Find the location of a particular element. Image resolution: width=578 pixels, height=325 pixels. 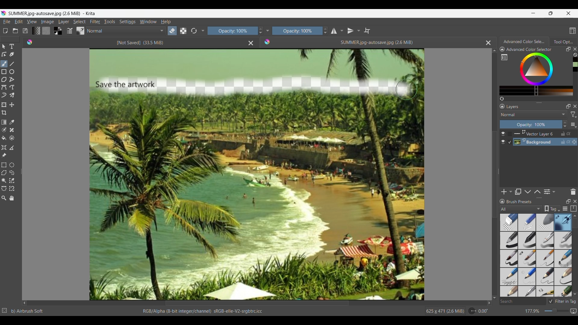

Change width of panels attached to this line is located at coordinates (20, 169).